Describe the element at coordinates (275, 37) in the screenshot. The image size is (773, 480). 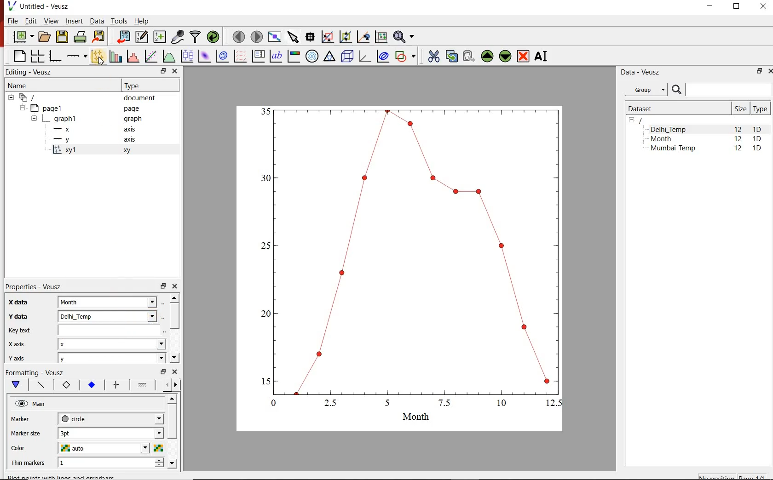
I see `view plot full screen` at that location.